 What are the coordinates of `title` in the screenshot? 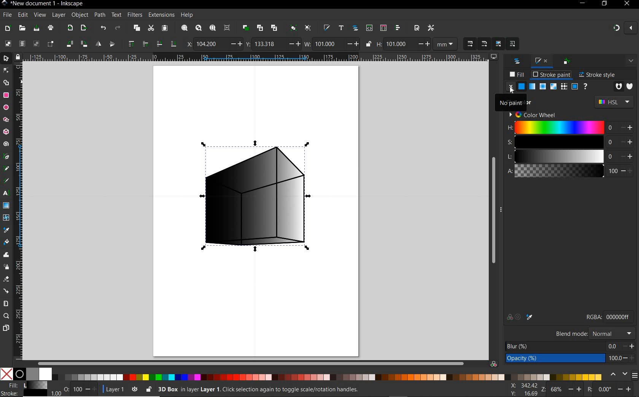 It's located at (48, 4).